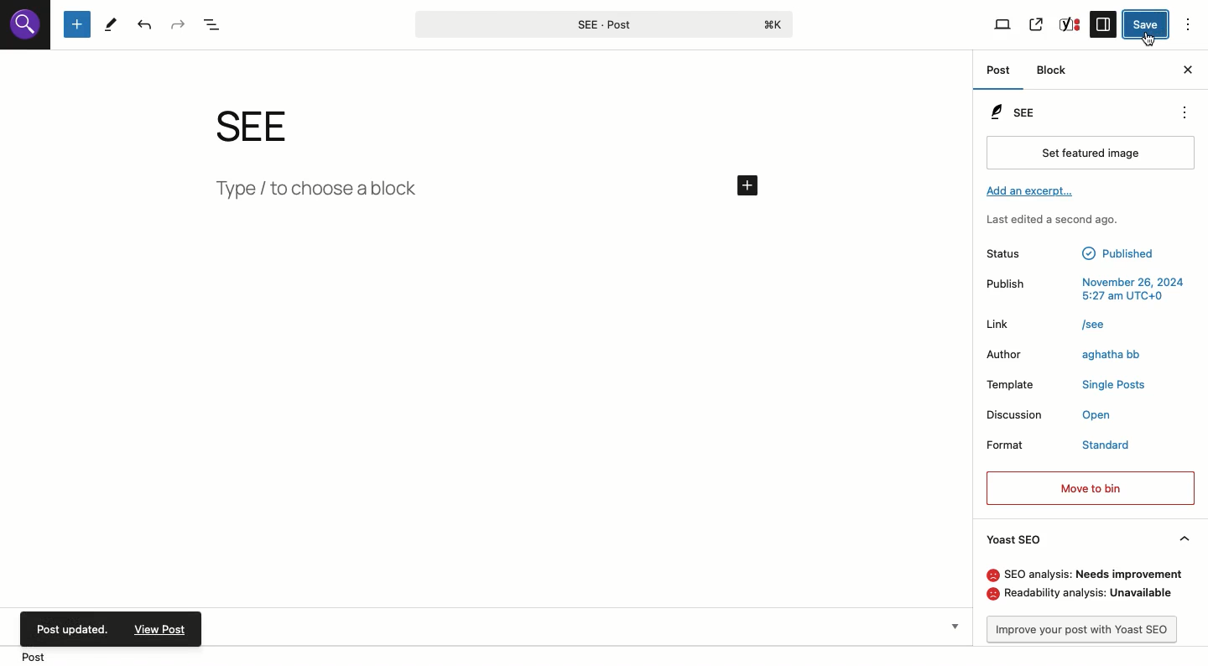  I want to click on Undo, so click(146, 25).